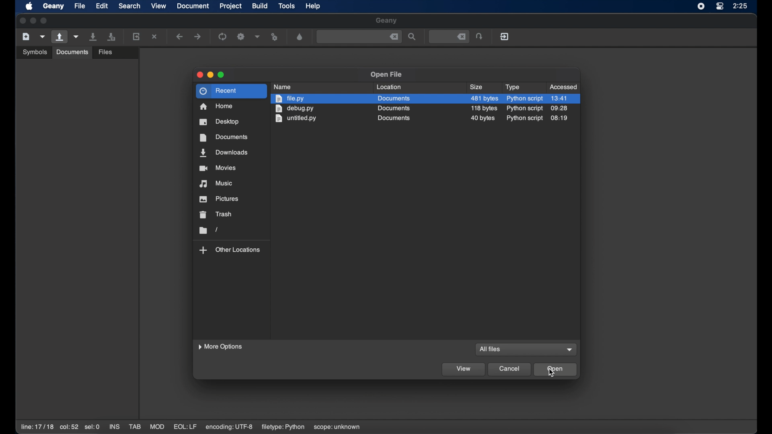 Image resolution: width=772 pixels, height=434 pixels. What do you see at coordinates (413, 37) in the screenshot?
I see `search` at bounding box center [413, 37].